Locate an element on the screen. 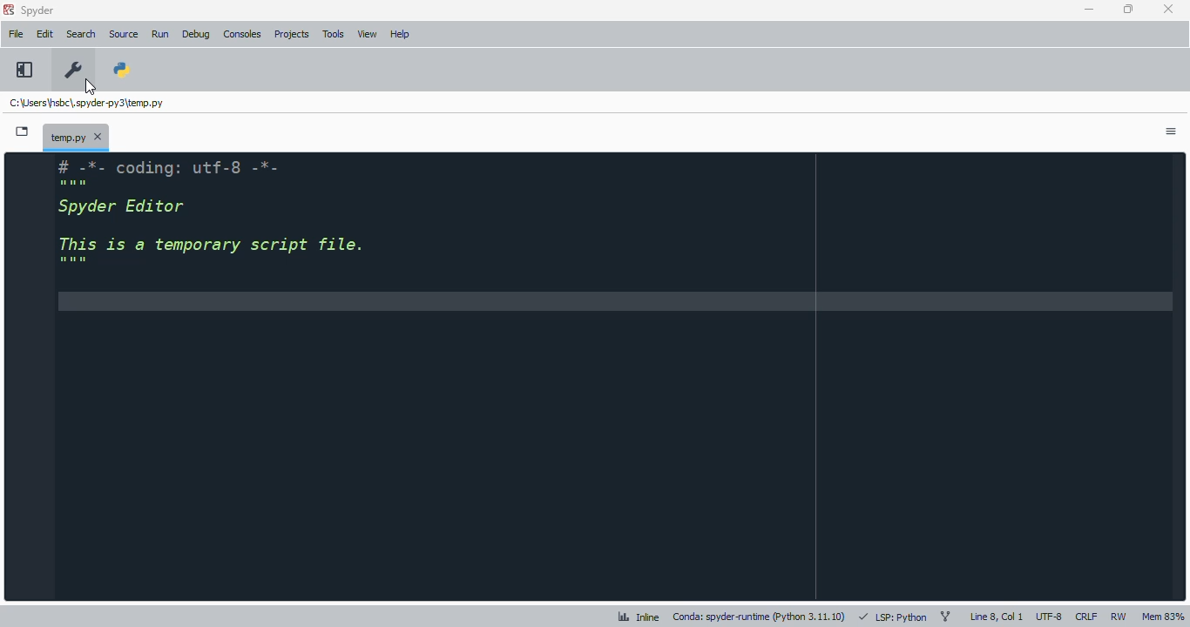 The height and width of the screenshot is (627, 1190). line 8, col 8 is located at coordinates (997, 616).